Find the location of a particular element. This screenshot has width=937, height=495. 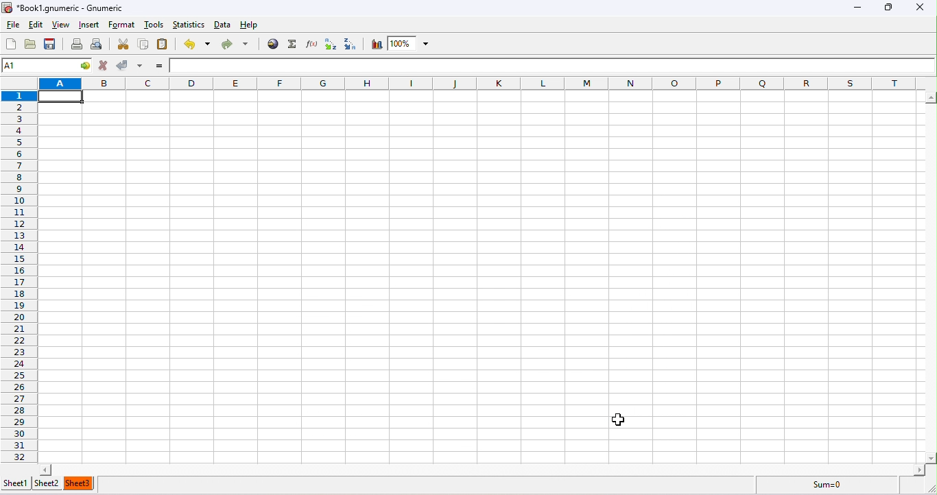

cut is located at coordinates (122, 45).